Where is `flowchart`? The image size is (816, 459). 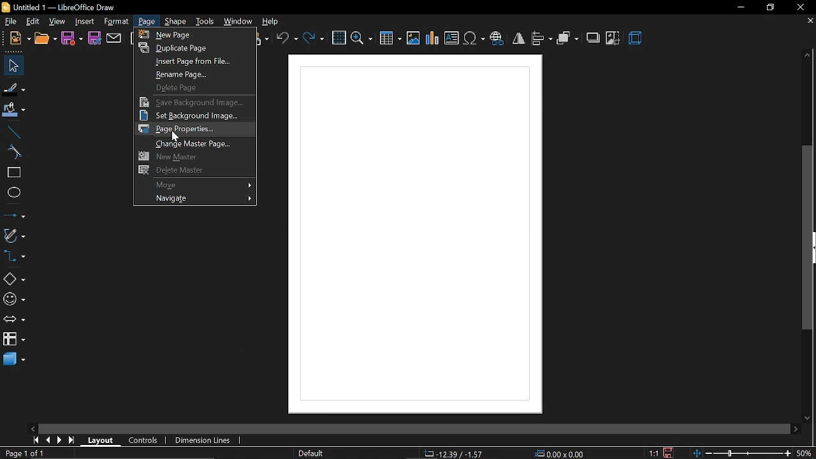 flowchart is located at coordinates (14, 338).